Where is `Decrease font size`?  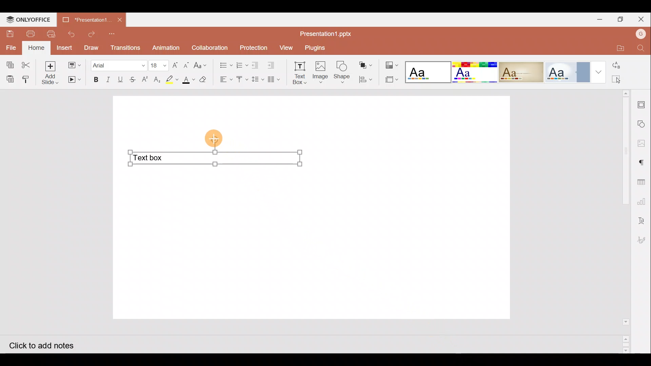 Decrease font size is located at coordinates (186, 64).